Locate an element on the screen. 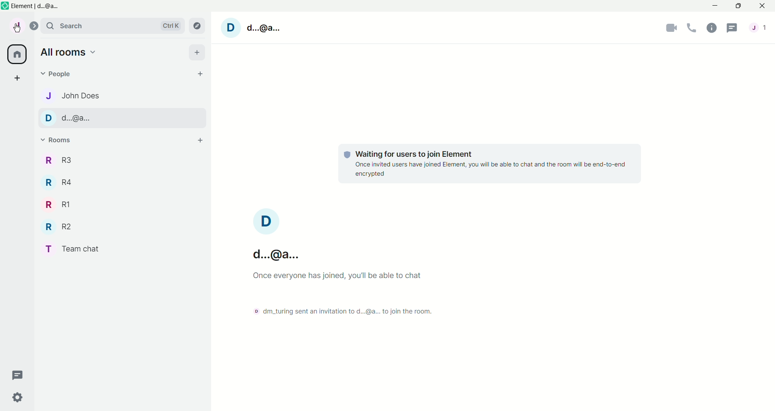 The image size is (775, 411). d...@a... - Contact name is located at coordinates (123, 118).